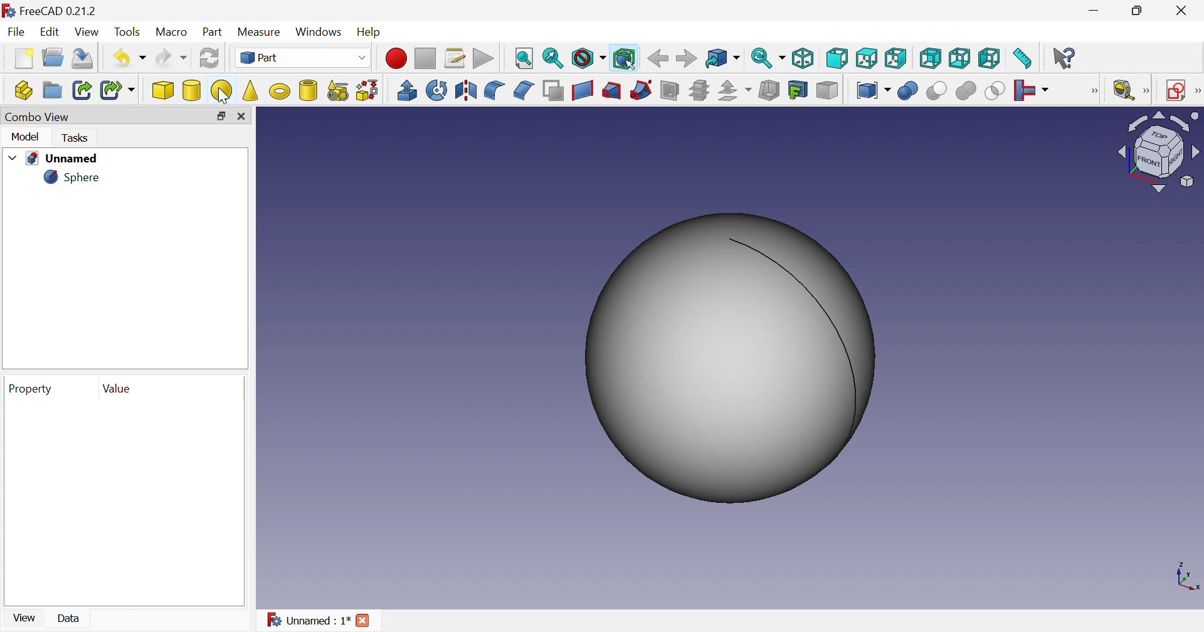 Image resolution: width=1204 pixels, height=632 pixels. I want to click on Open, so click(53, 57).